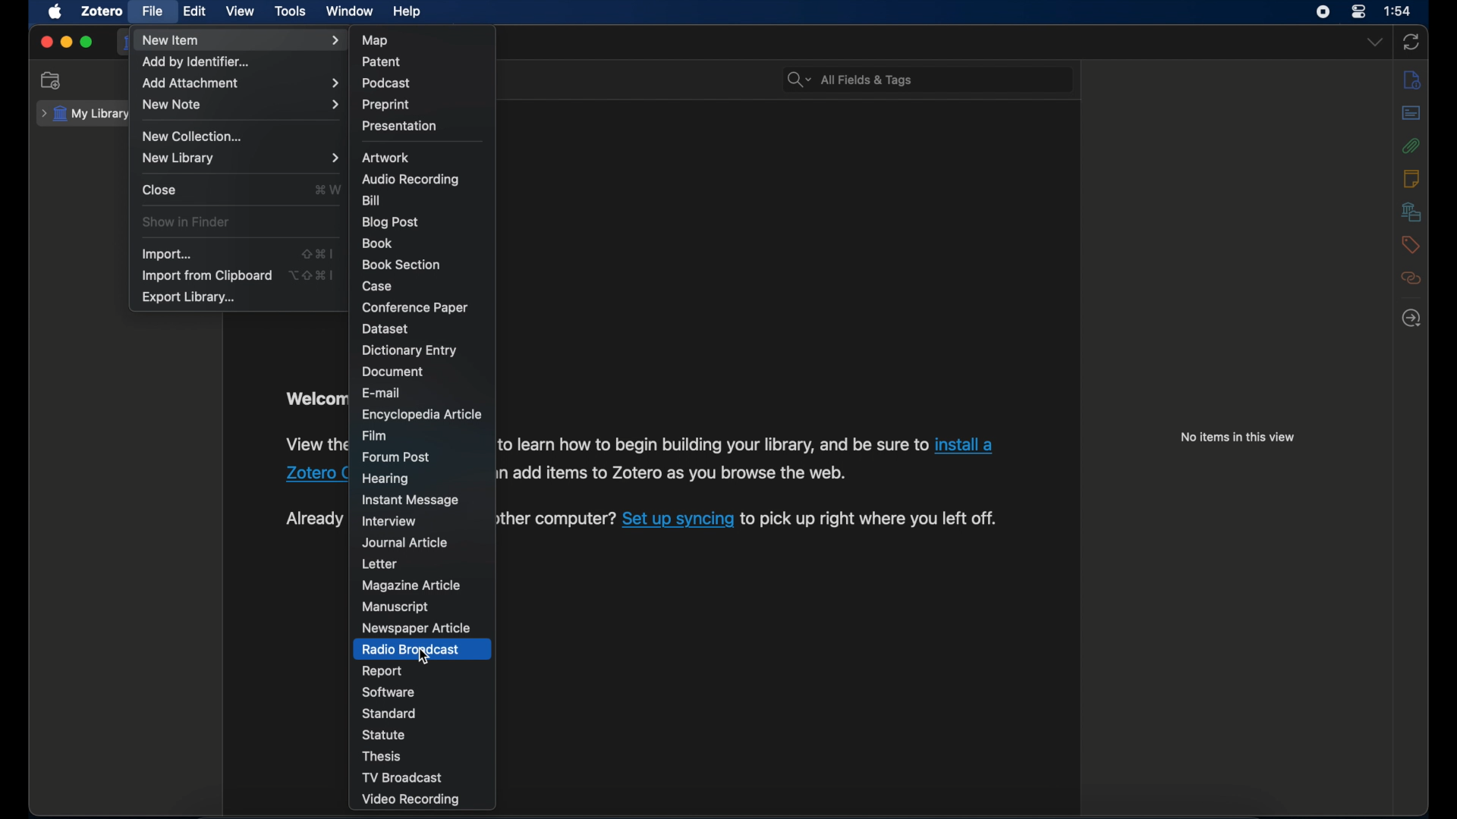 The image size is (1457, 819). What do you see at coordinates (196, 136) in the screenshot?
I see `new collection` at bounding box center [196, 136].